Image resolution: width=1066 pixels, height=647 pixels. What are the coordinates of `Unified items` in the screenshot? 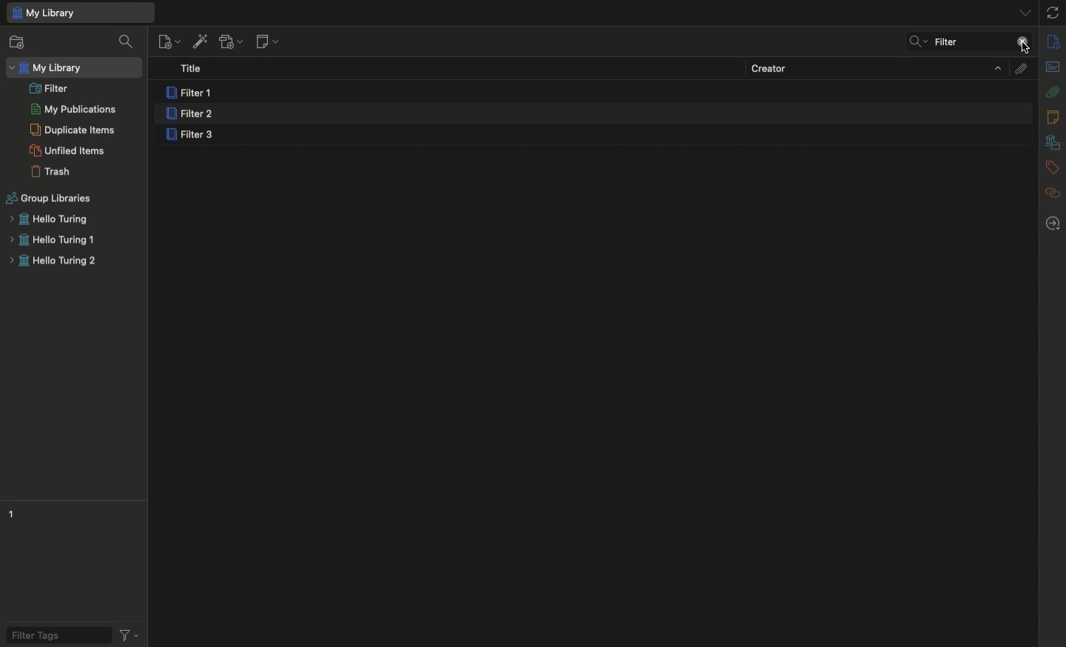 It's located at (70, 150).